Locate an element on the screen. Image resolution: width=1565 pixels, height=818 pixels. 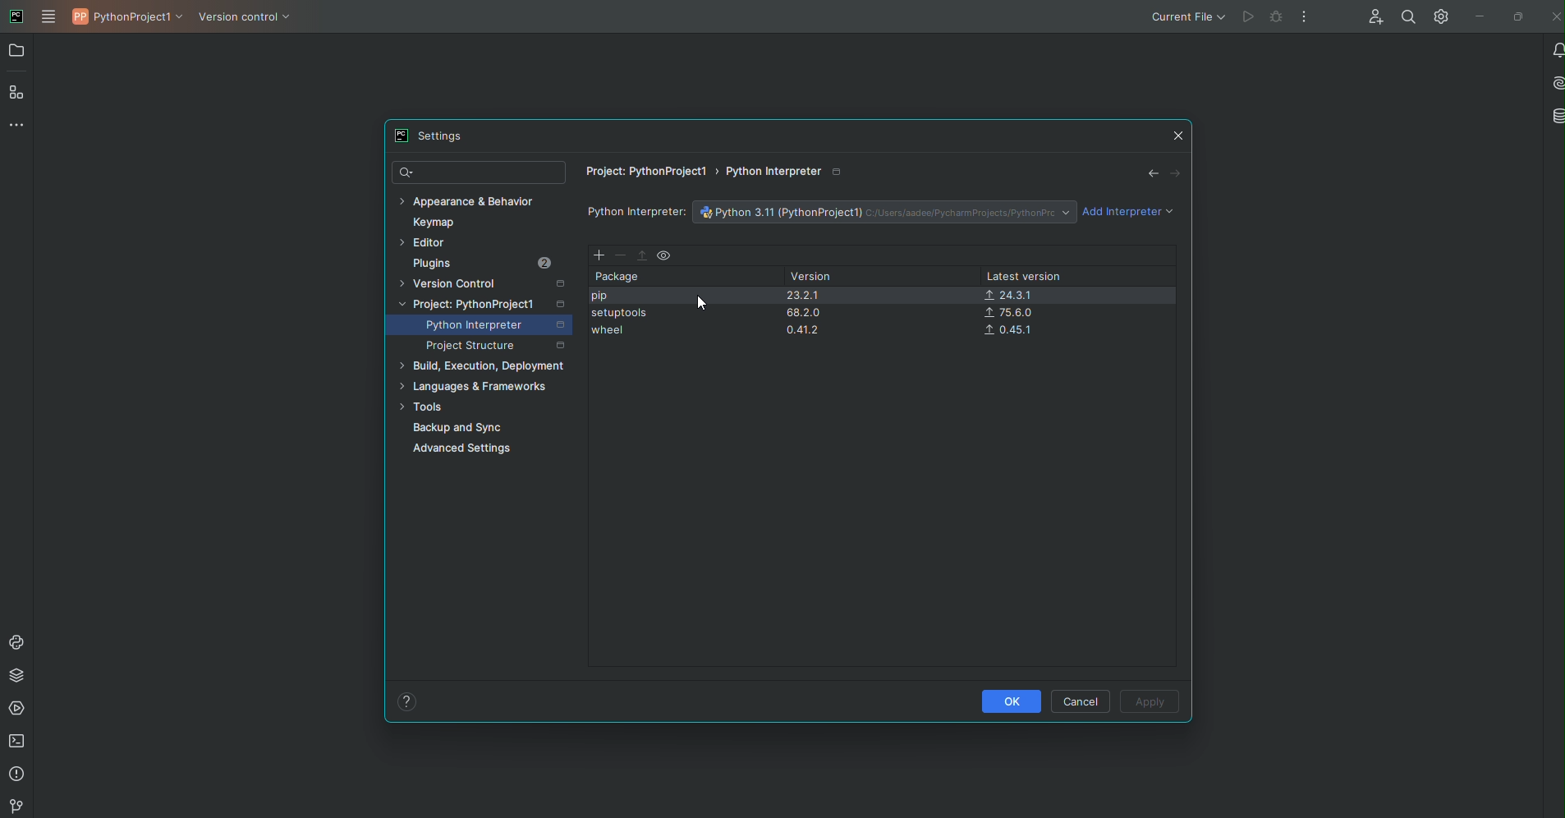
Code with me is located at coordinates (1375, 16).